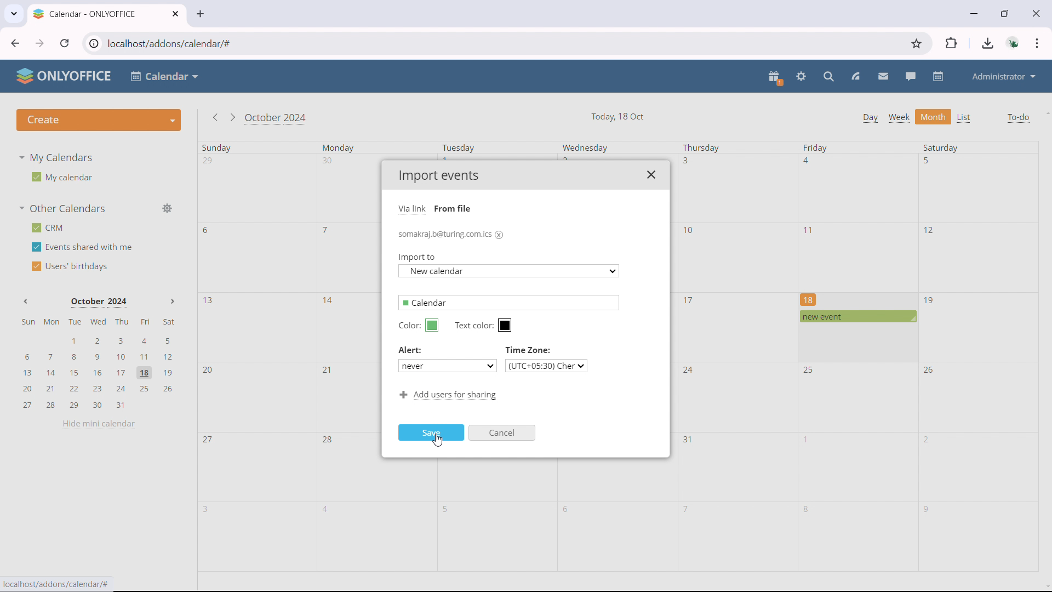 The image size is (1052, 592). I want to click on Thursday, so click(701, 148).